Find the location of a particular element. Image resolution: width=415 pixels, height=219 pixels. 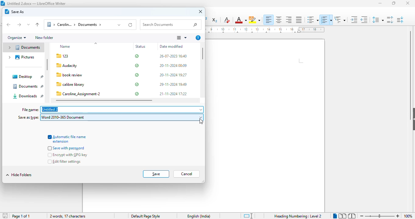

encrypt with GPG key is located at coordinates (68, 155).